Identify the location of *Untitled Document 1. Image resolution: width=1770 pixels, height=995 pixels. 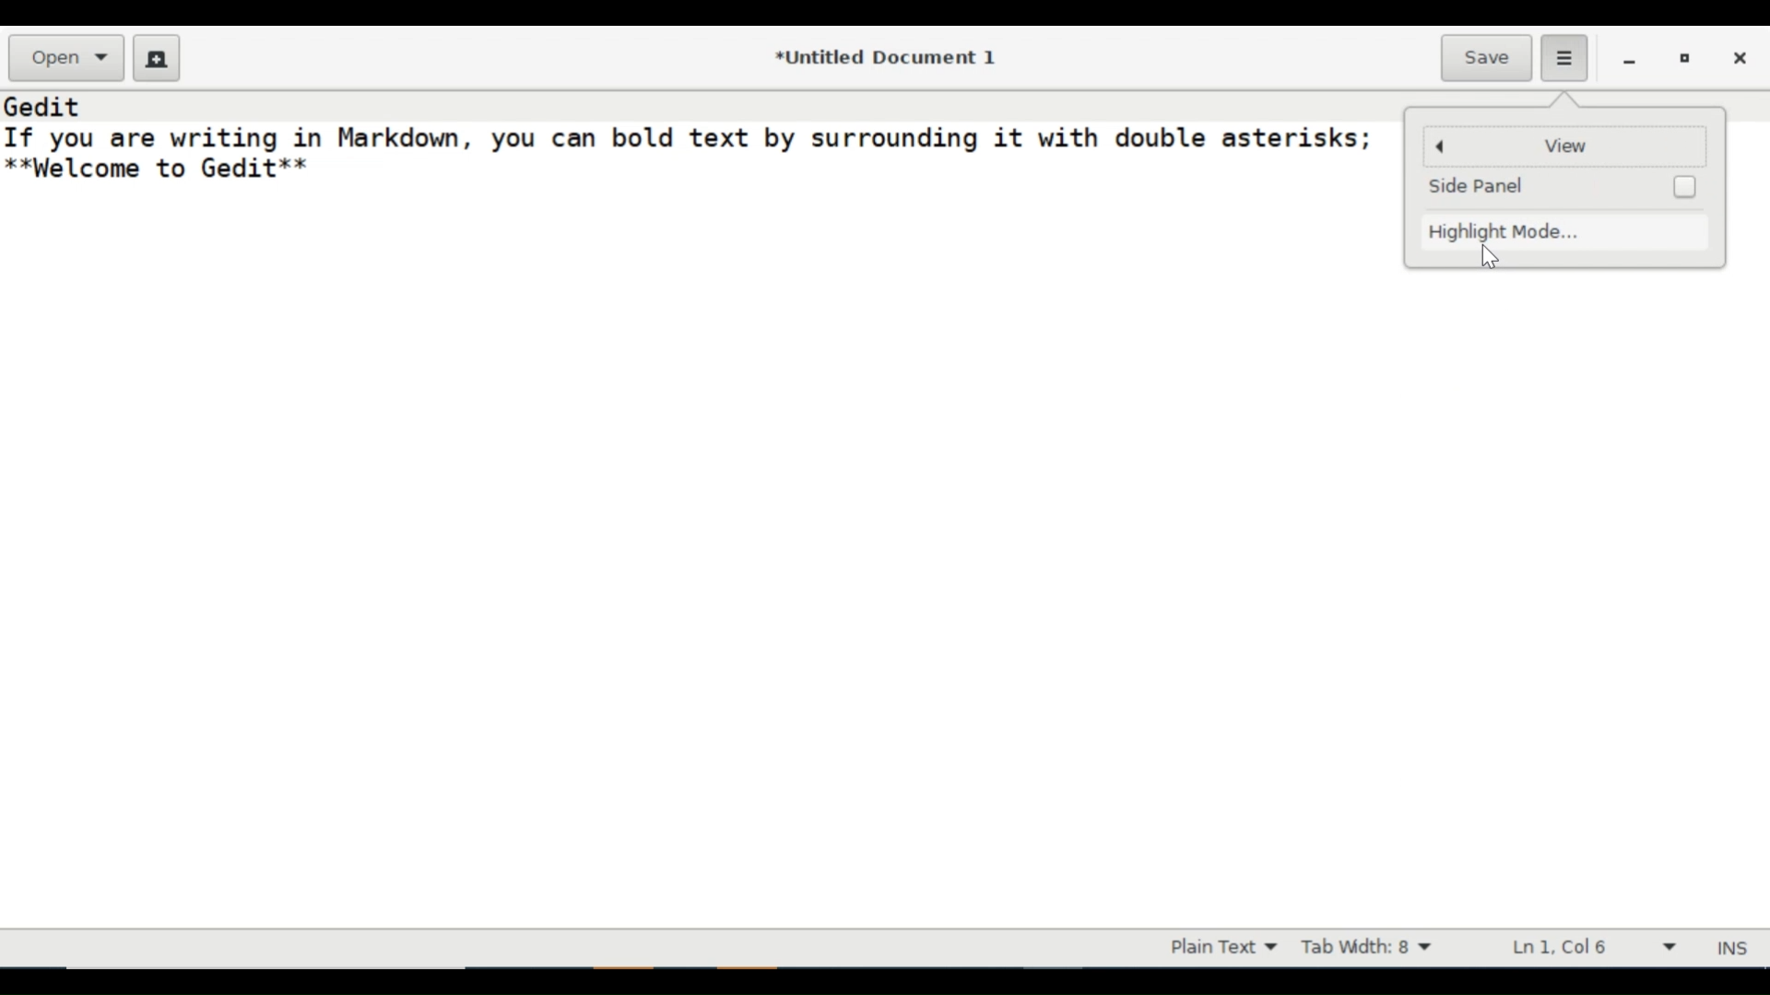
(887, 57).